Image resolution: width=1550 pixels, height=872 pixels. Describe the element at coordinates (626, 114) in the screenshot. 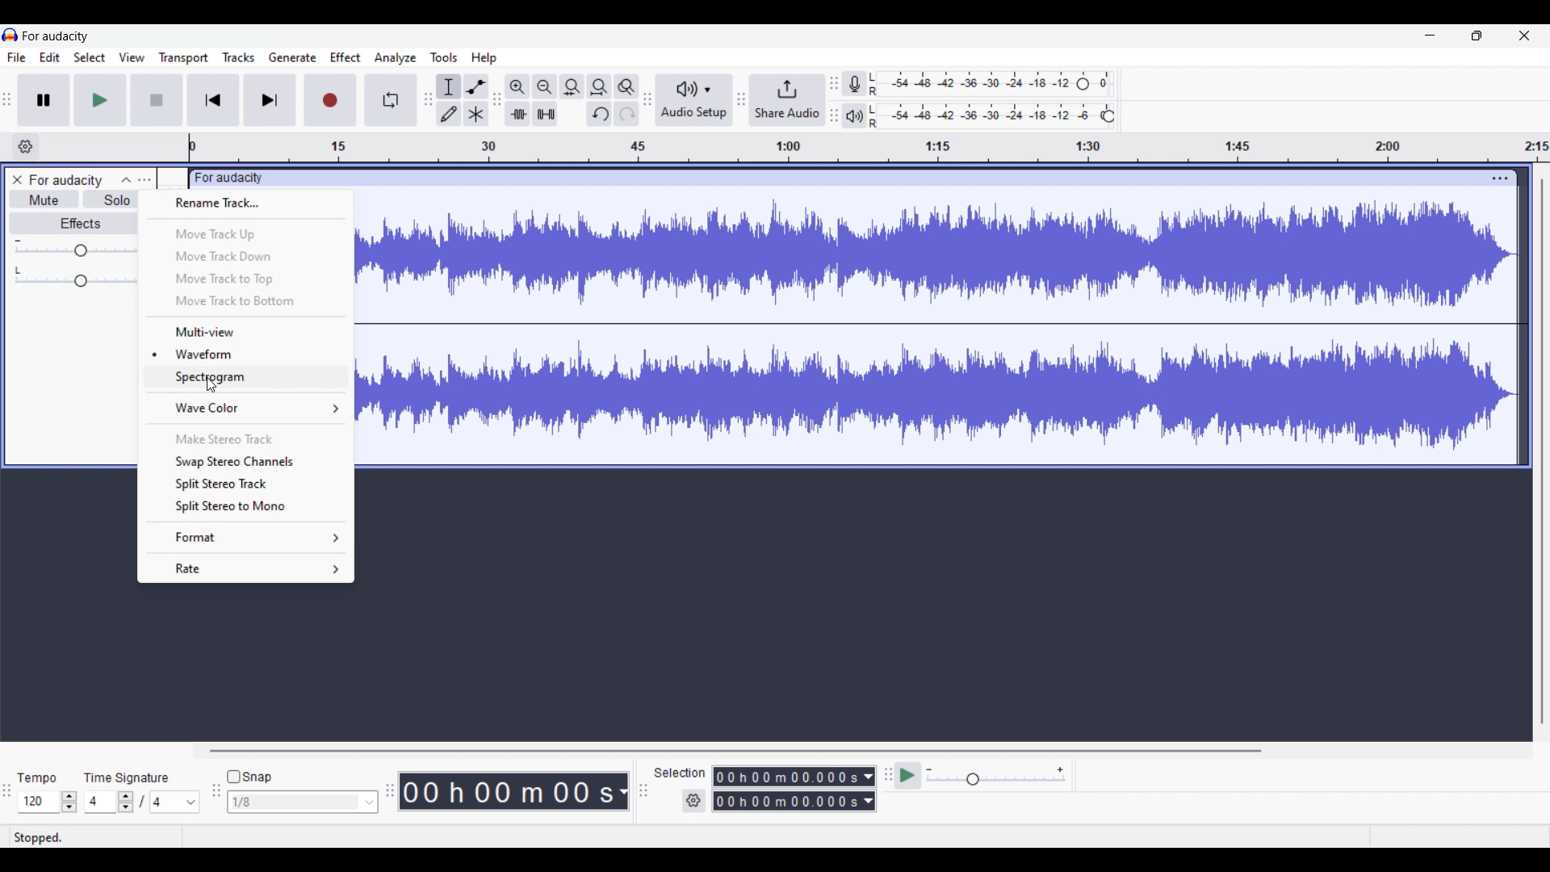

I see `Redo` at that location.